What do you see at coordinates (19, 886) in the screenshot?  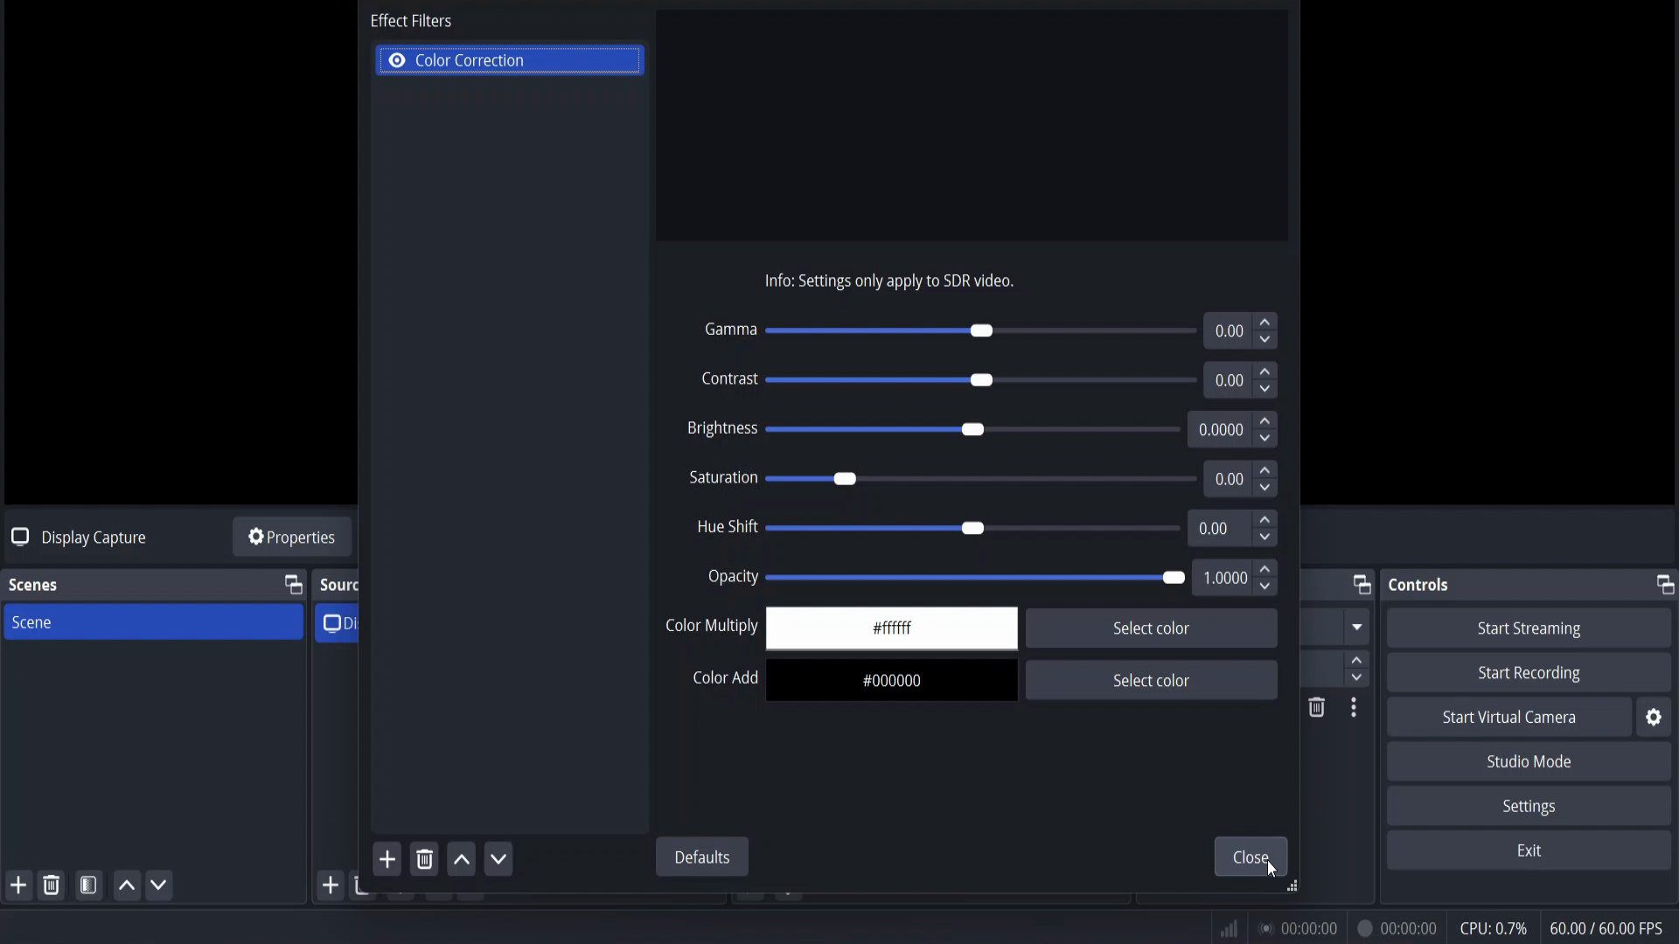 I see `add scene` at bounding box center [19, 886].